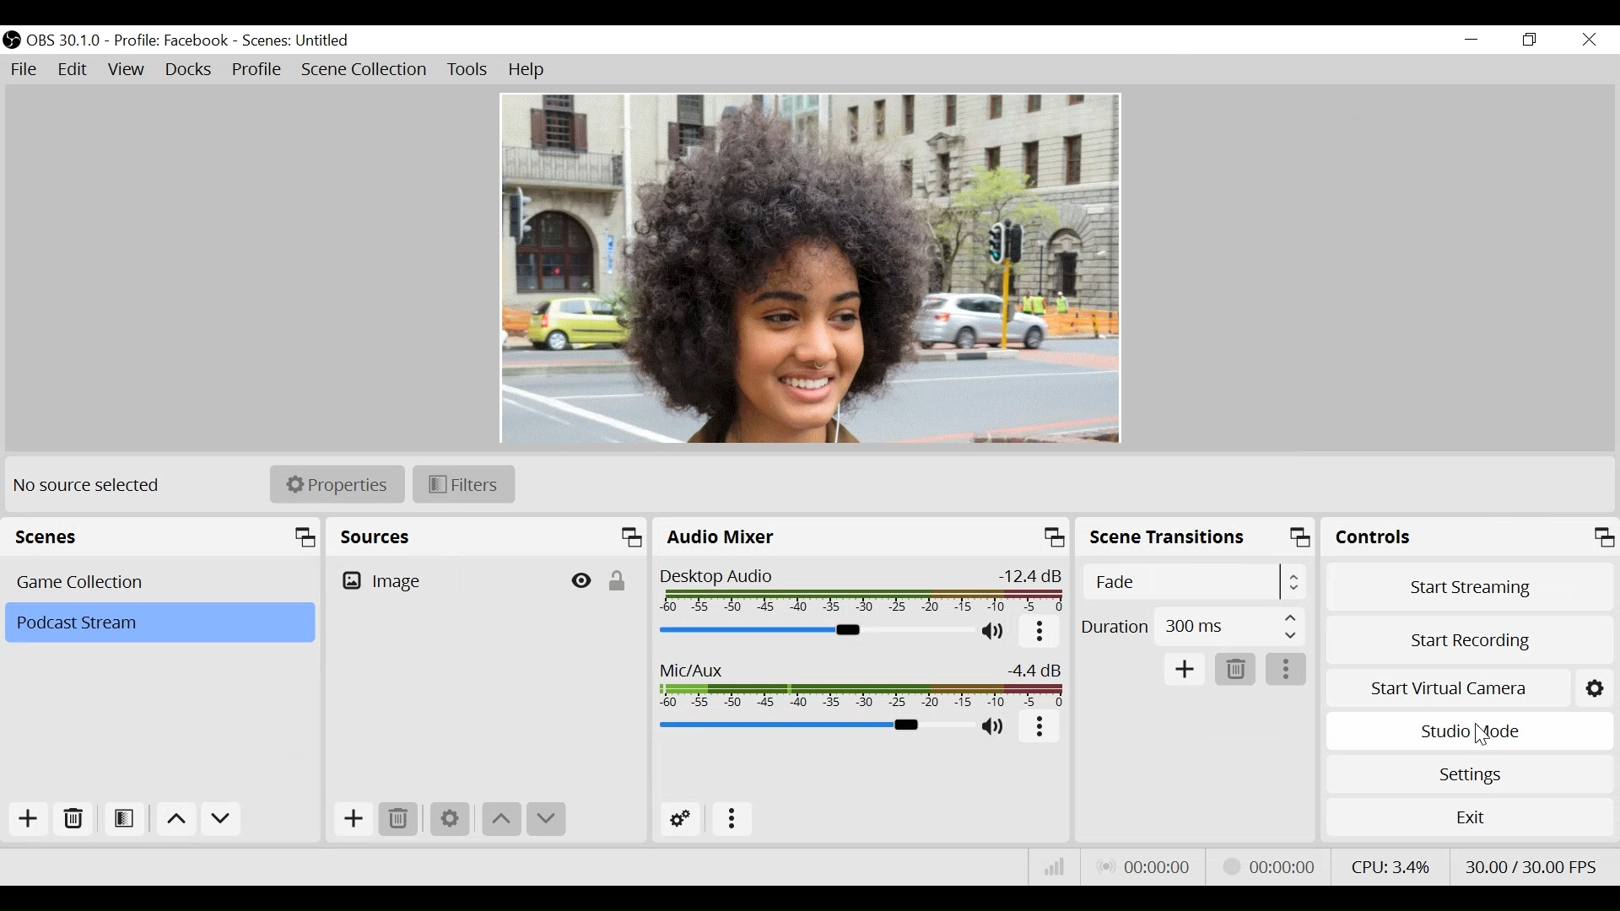 The width and height of the screenshot is (1620, 911). I want to click on Sources, so click(485, 536).